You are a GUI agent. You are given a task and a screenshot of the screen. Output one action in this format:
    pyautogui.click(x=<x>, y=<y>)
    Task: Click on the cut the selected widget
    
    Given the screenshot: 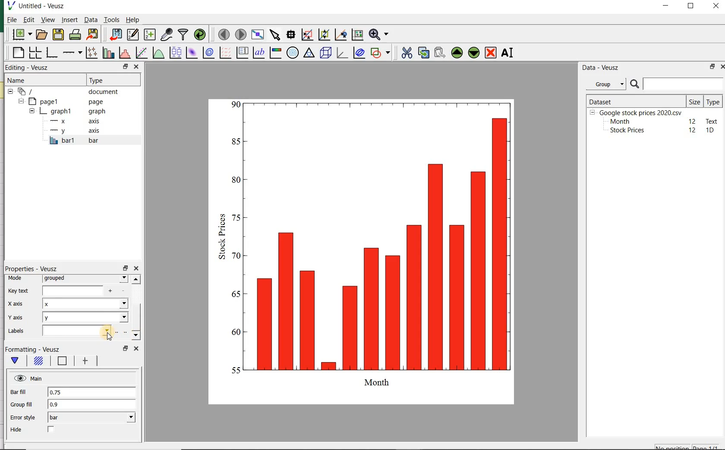 What is the action you would take?
    pyautogui.click(x=407, y=54)
    